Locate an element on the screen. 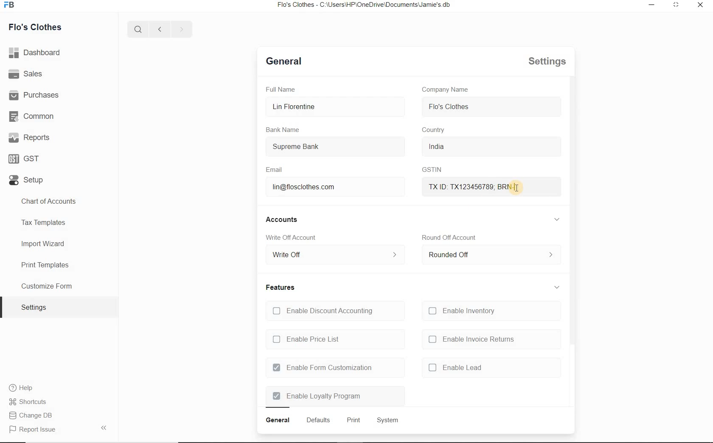 Image resolution: width=713 pixels, height=443 pixels. Chart of Accounts is located at coordinates (52, 202).